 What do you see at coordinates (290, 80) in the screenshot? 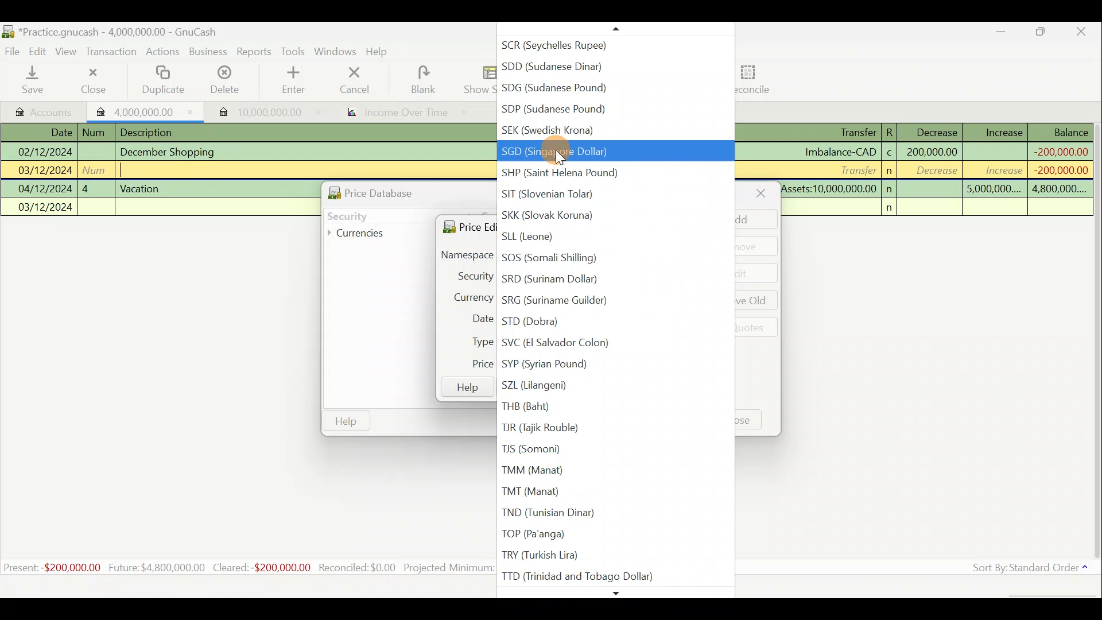
I see `Enter` at bounding box center [290, 80].